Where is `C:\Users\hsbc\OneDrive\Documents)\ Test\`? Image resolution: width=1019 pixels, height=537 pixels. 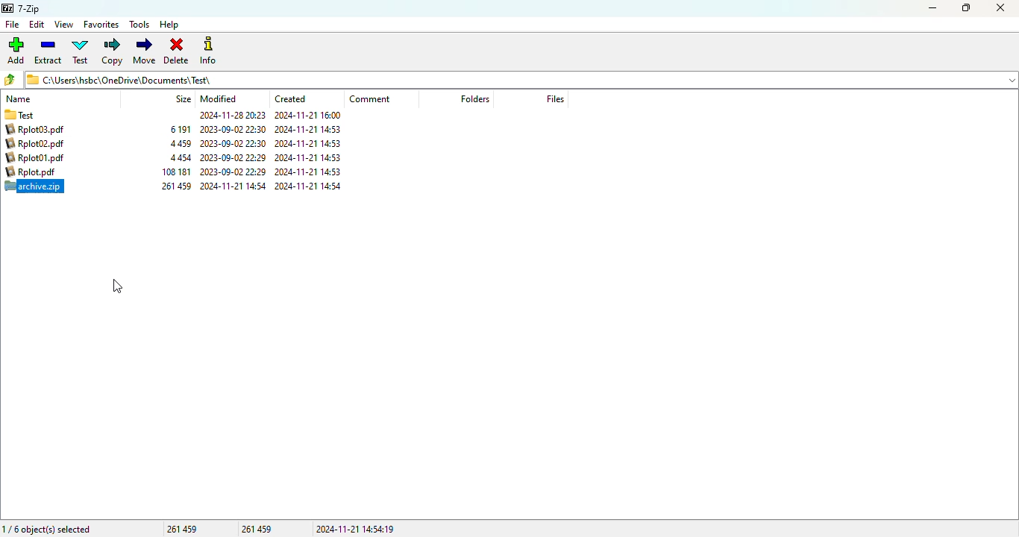
C:\Users\hsbc\OneDrive\Documents)\ Test\ is located at coordinates (508, 79).